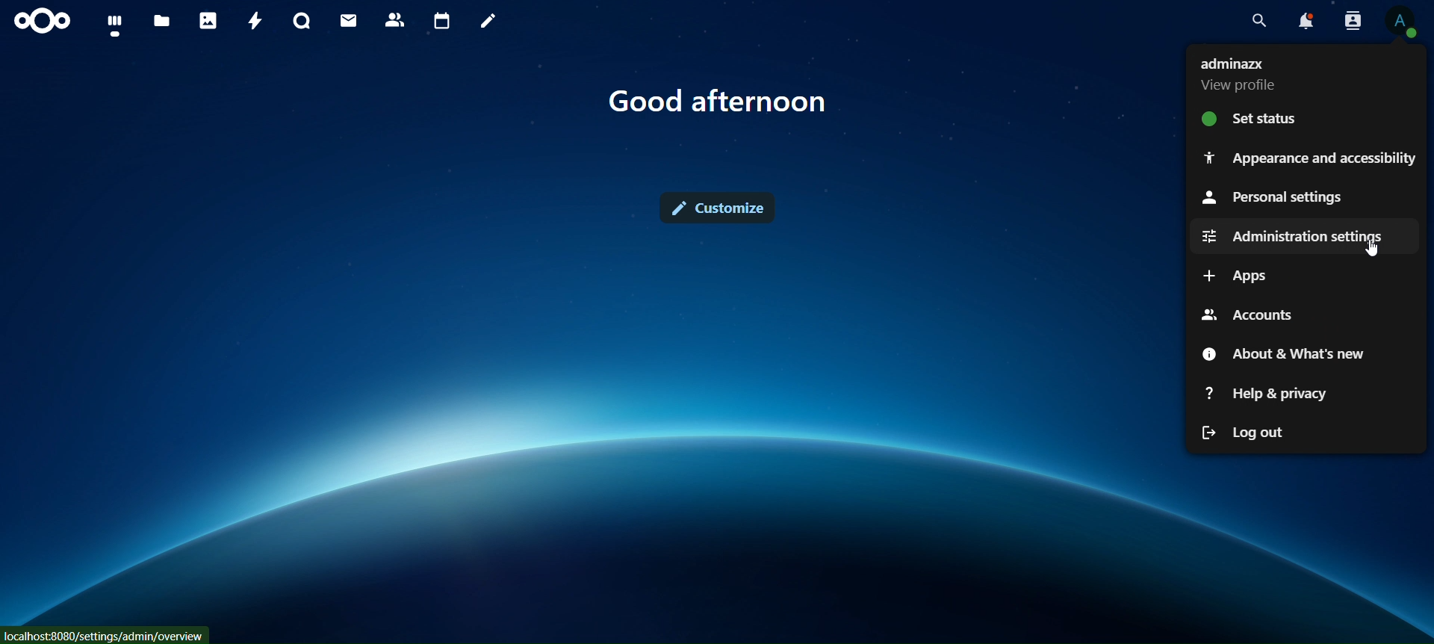 Image resolution: width=1434 pixels, height=644 pixels. I want to click on contacts, so click(396, 19).